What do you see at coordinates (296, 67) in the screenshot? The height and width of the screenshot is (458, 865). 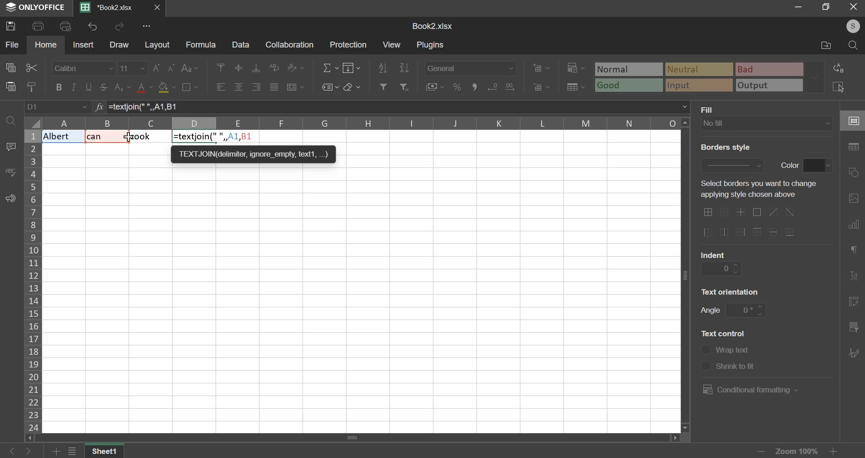 I see `orientation` at bounding box center [296, 67].